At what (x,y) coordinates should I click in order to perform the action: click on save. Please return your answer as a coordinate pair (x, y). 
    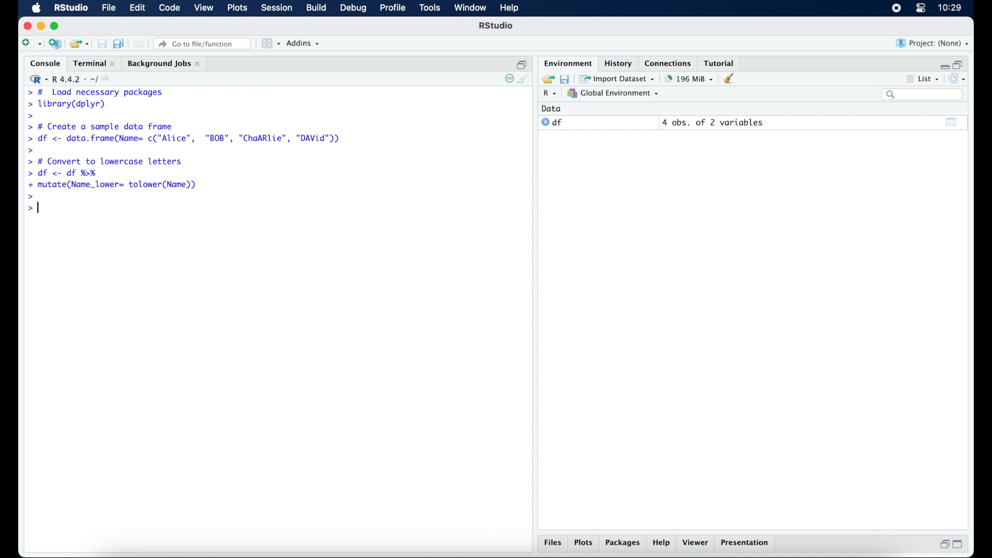
    Looking at the image, I should click on (102, 43).